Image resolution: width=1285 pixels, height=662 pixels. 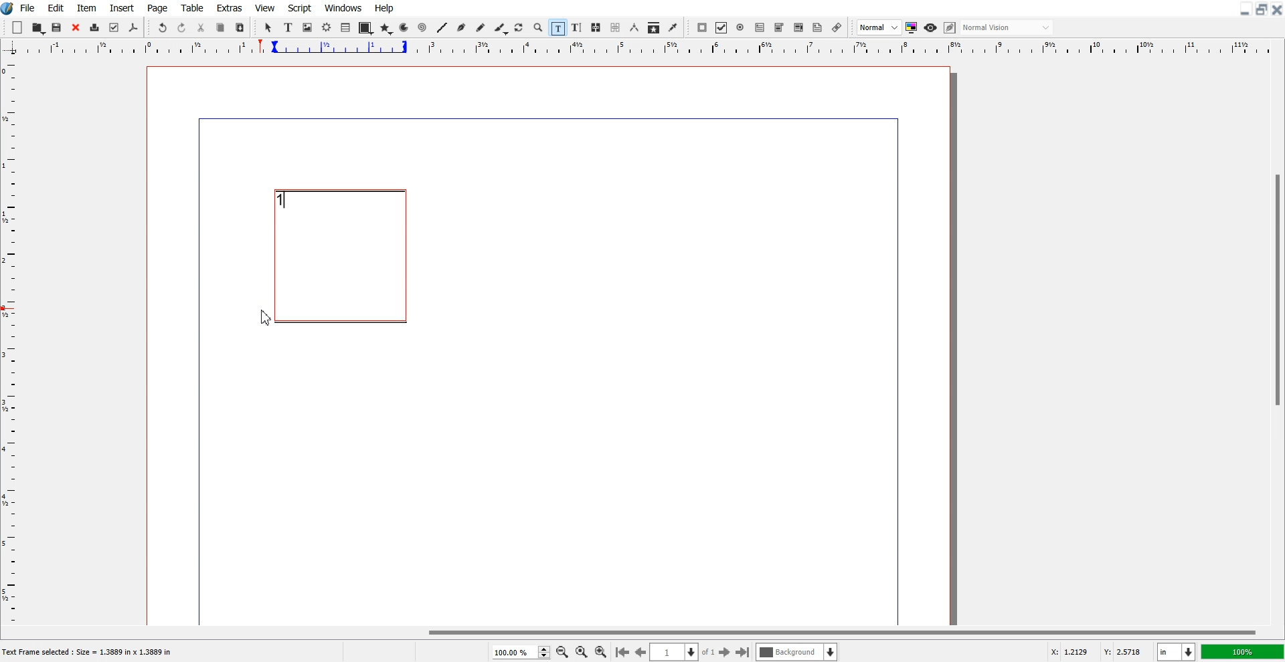 What do you see at coordinates (931, 27) in the screenshot?
I see `Preview mode` at bounding box center [931, 27].